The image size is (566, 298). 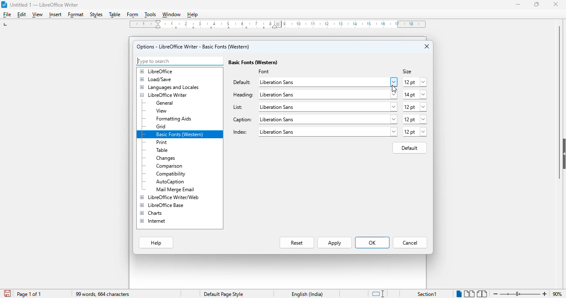 I want to click on table, so click(x=114, y=14).